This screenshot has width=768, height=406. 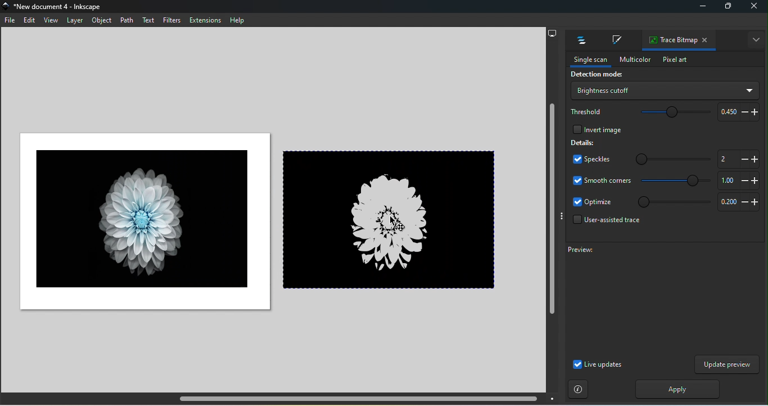 What do you see at coordinates (596, 128) in the screenshot?
I see `Invert image` at bounding box center [596, 128].